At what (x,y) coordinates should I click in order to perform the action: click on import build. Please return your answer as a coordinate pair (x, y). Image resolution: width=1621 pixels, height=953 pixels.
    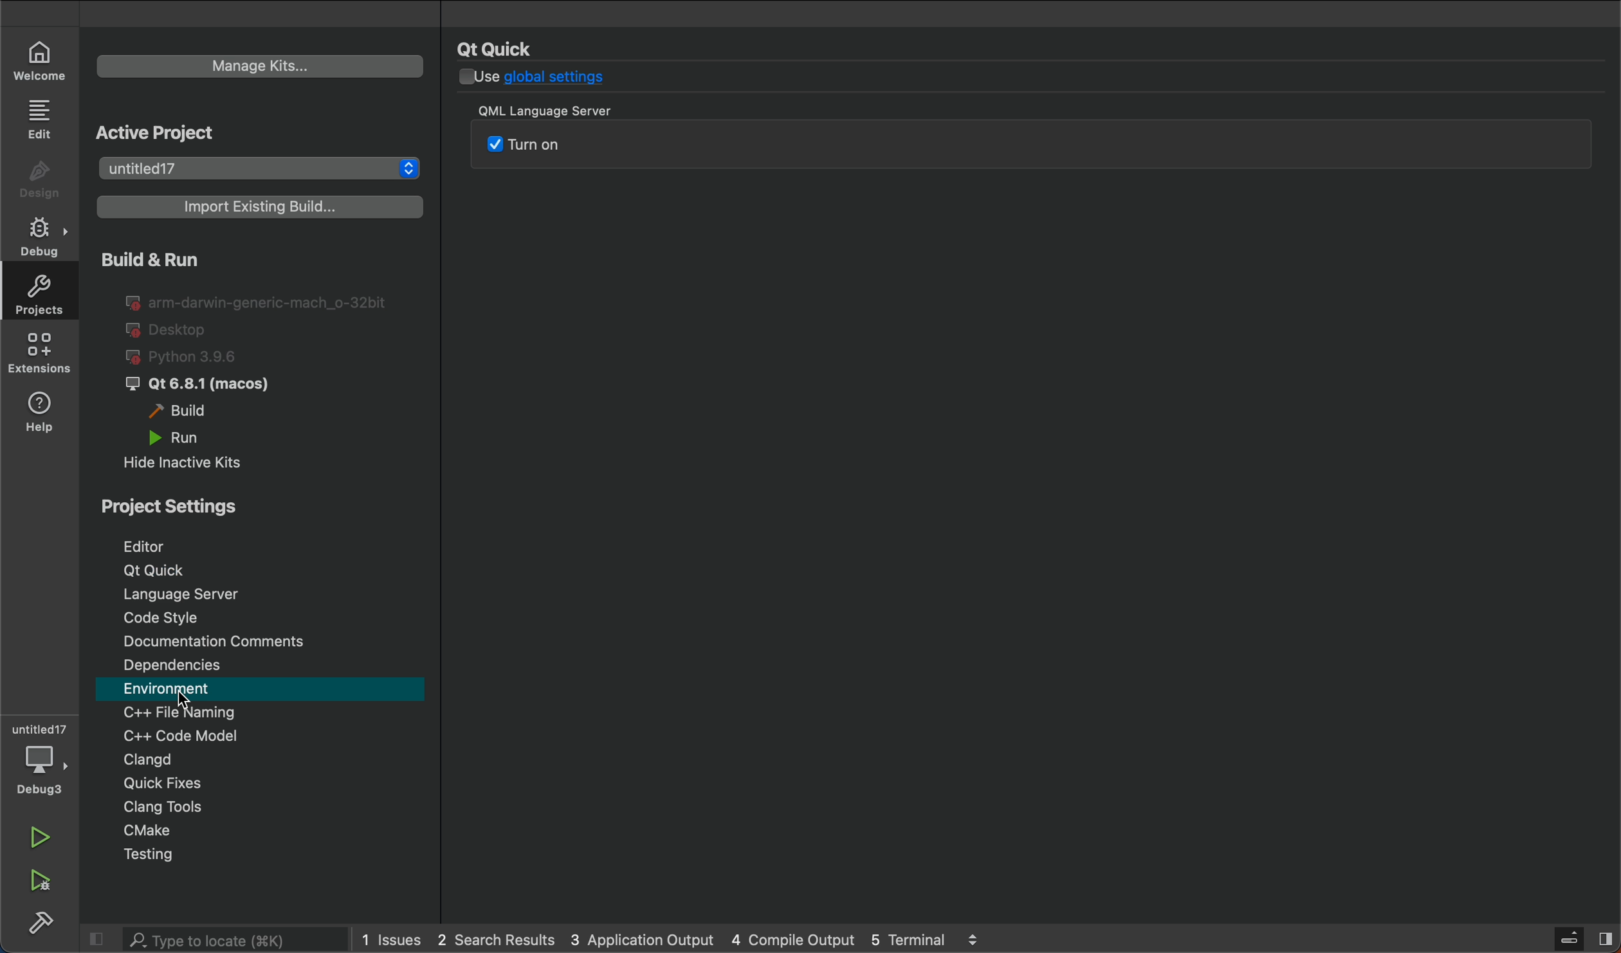
    Looking at the image, I should click on (257, 212).